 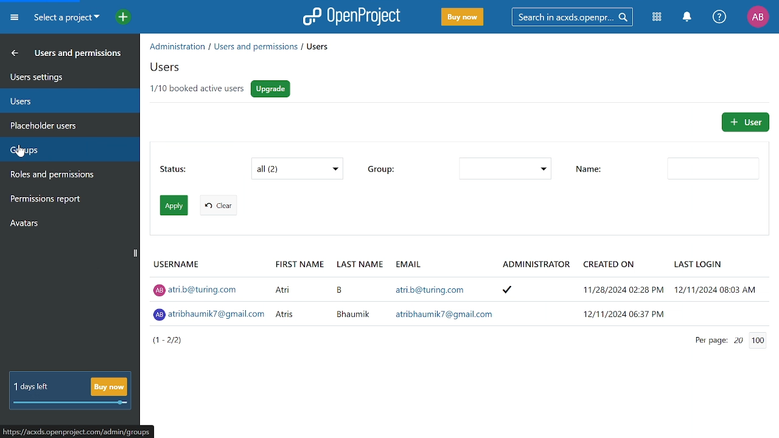 I want to click on Apply, so click(x=175, y=205).